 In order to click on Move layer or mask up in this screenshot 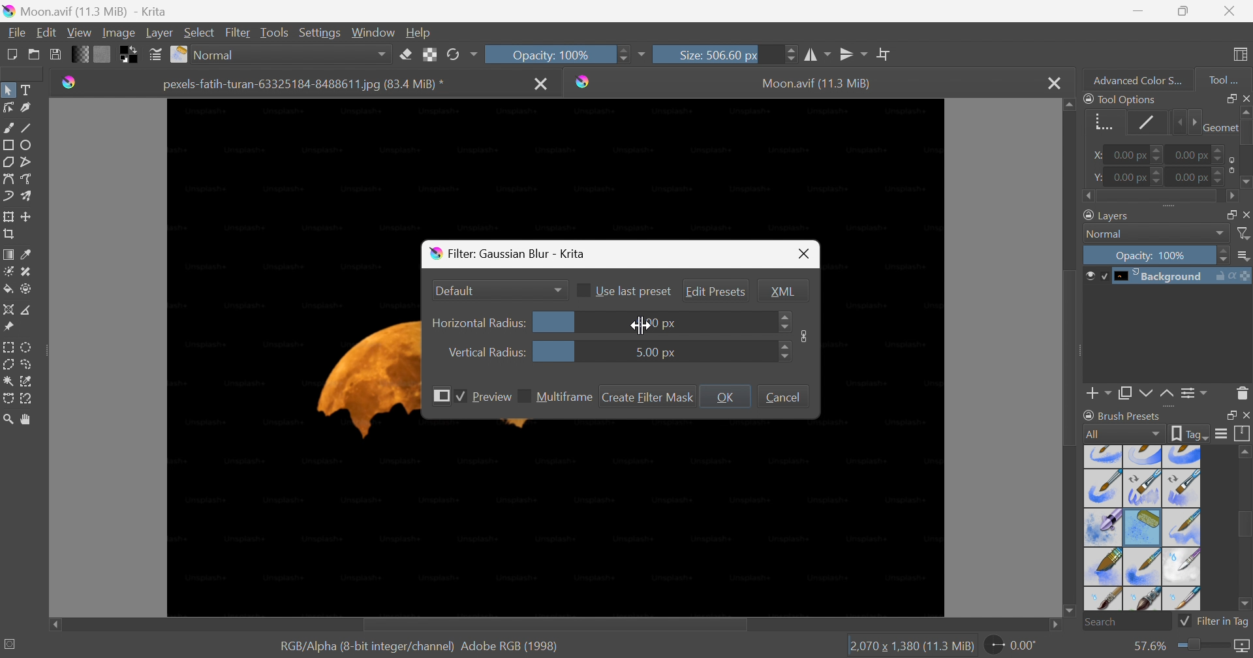, I will do `click(1169, 396)`.